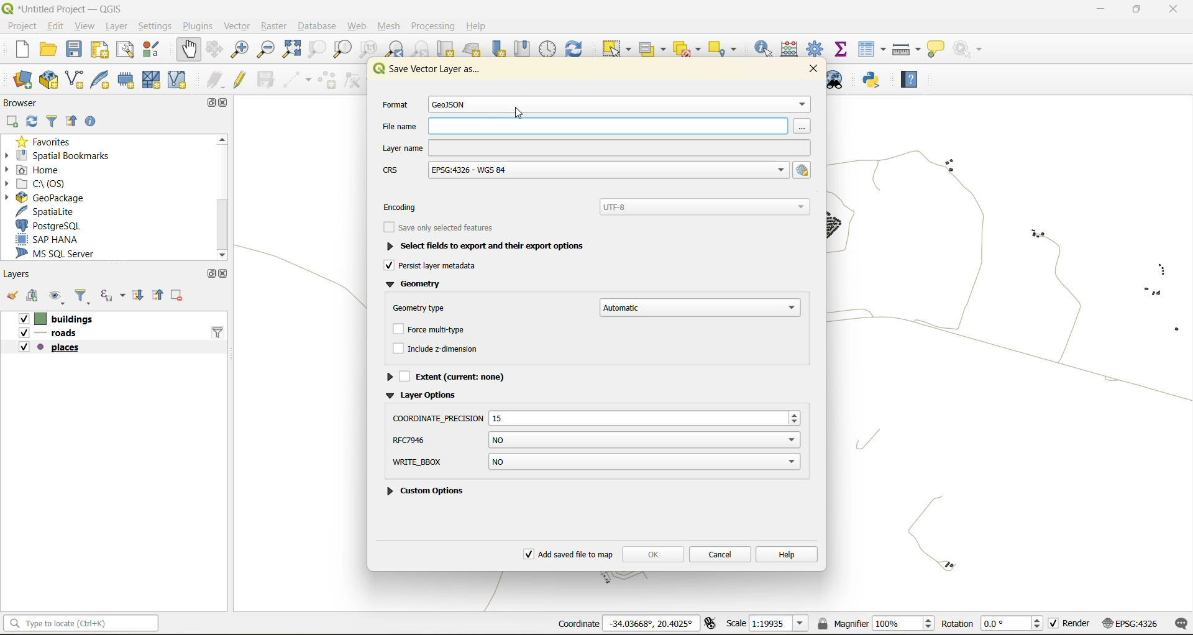 Image resolution: width=1193 pixels, height=635 pixels. I want to click on layer options, so click(436, 395).